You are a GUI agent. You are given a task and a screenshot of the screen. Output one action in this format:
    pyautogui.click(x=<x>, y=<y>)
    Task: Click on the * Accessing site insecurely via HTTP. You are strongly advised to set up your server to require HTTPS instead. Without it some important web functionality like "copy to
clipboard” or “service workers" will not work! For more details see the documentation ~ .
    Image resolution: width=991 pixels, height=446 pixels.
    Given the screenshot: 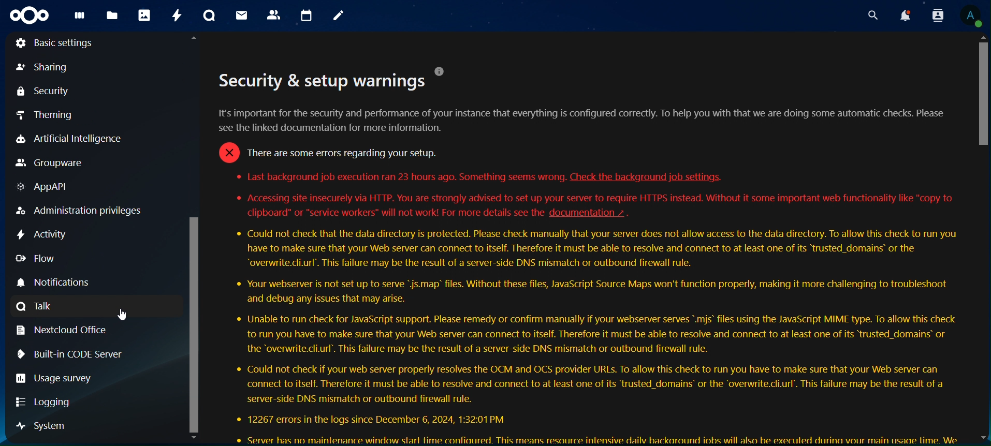 What is the action you would take?
    pyautogui.click(x=599, y=206)
    